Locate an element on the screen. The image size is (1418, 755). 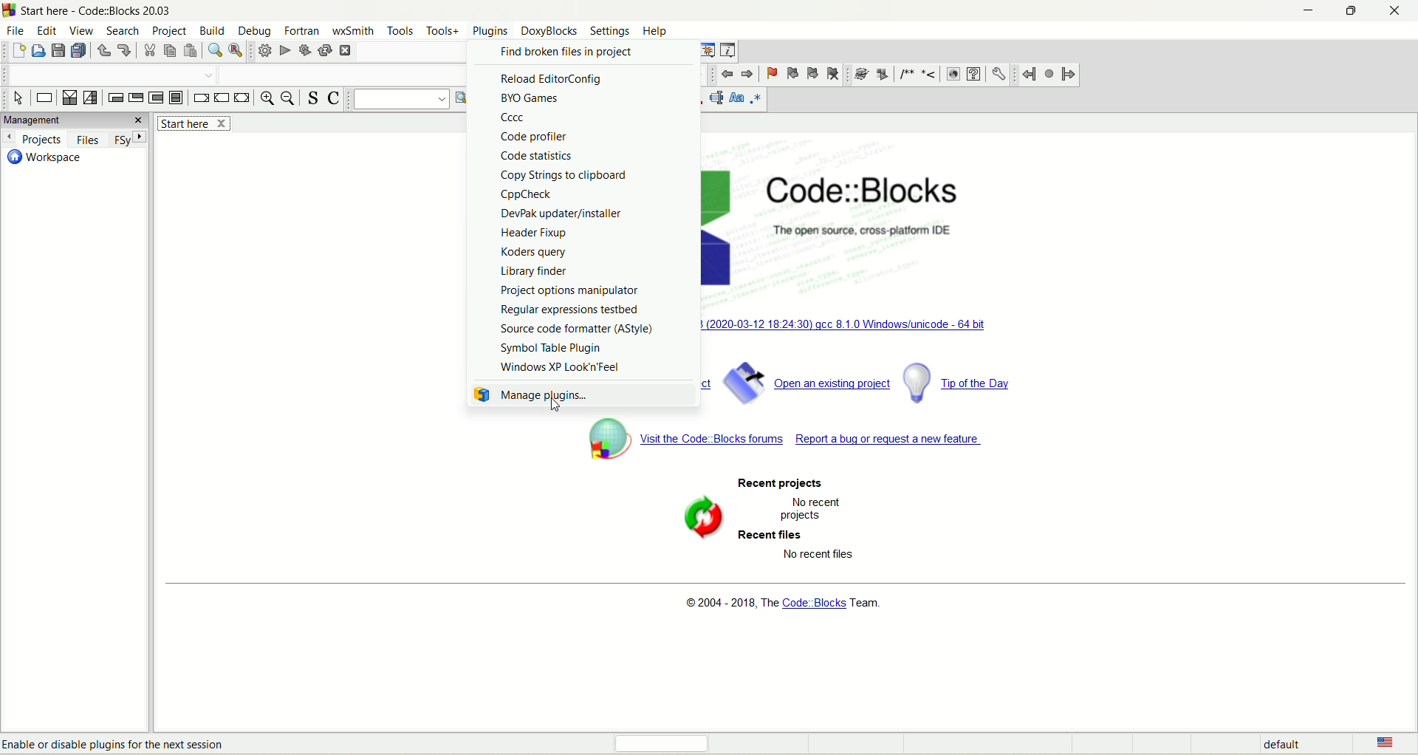
replace is located at coordinates (236, 51).